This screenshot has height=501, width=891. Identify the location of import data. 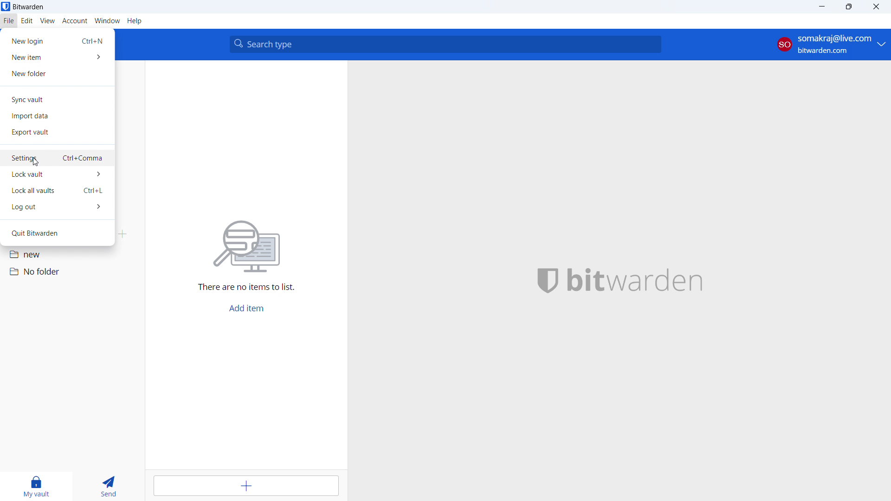
(57, 116).